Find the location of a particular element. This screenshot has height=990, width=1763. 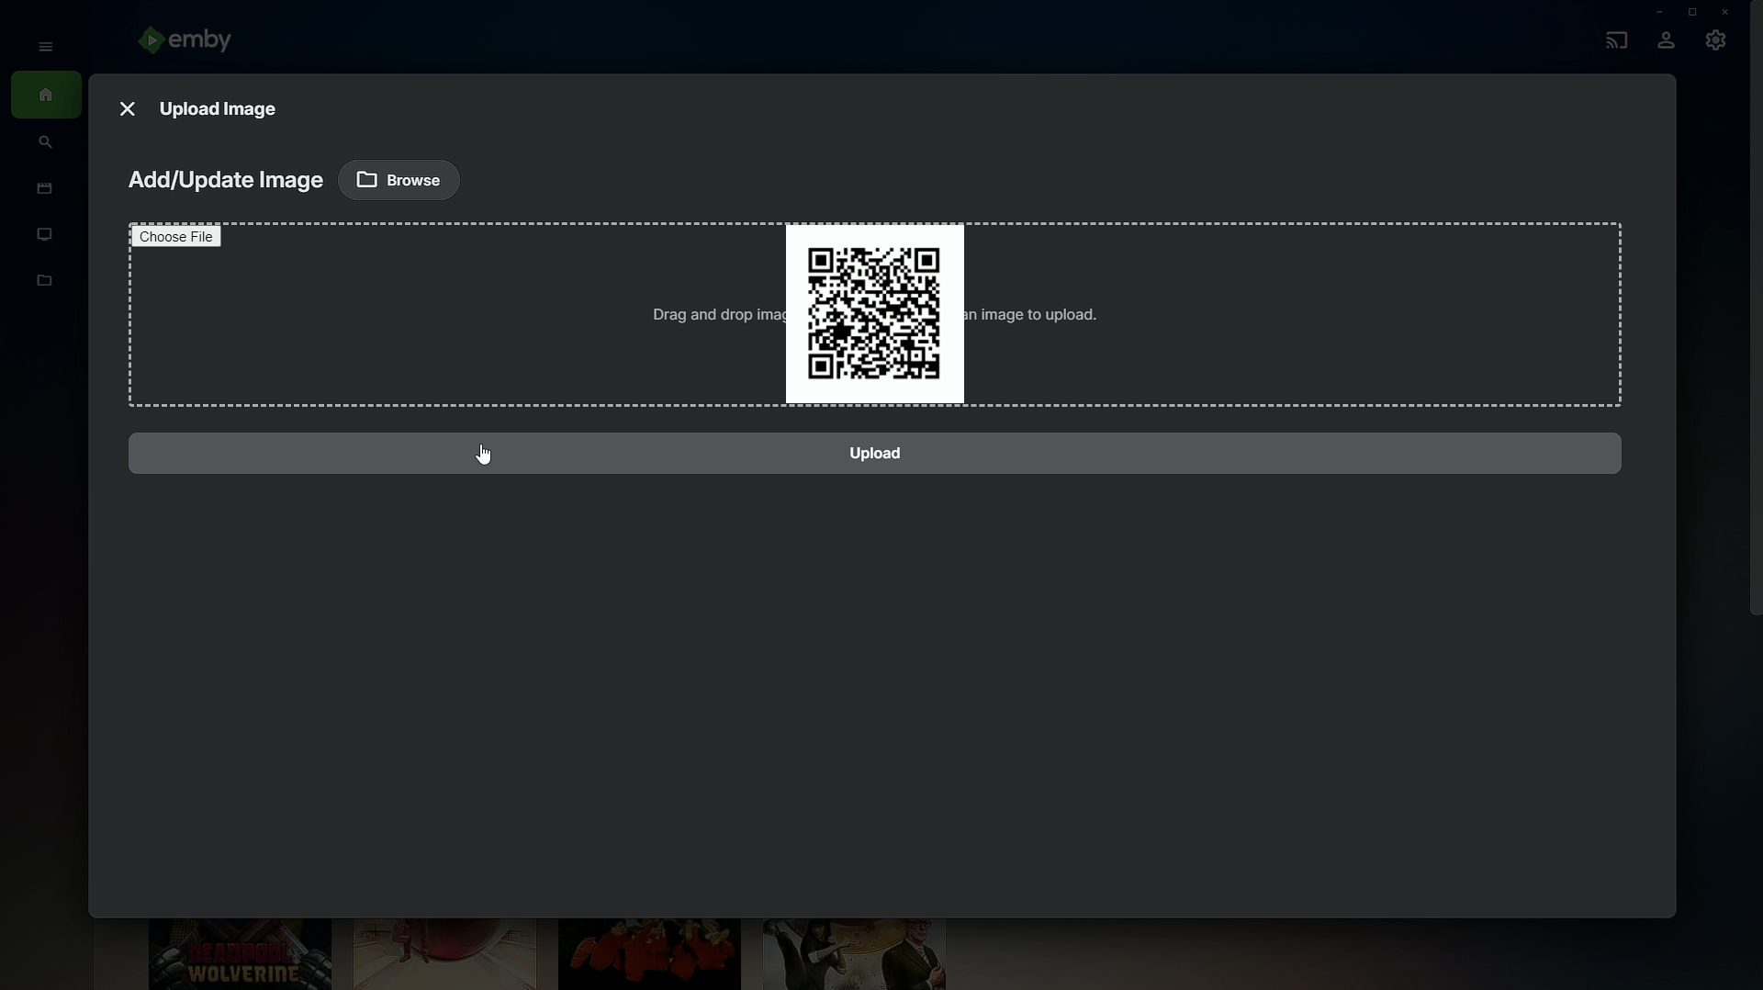

Settings is located at coordinates (1717, 45).